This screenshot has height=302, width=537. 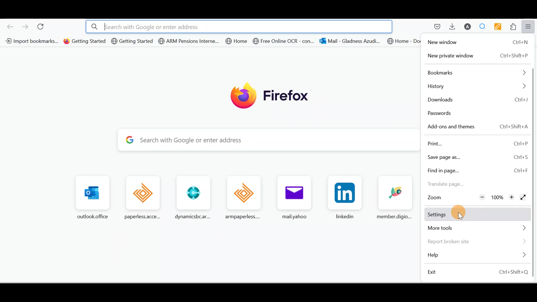 I want to click on New private window    Ctrl+Shift+P, so click(x=479, y=56).